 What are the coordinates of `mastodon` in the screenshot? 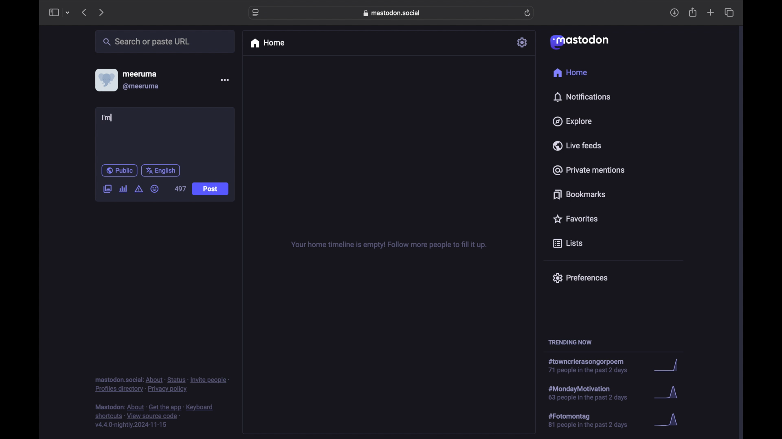 It's located at (580, 42).